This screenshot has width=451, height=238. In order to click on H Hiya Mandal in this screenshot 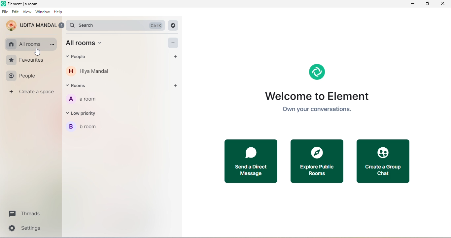, I will do `click(90, 72)`.